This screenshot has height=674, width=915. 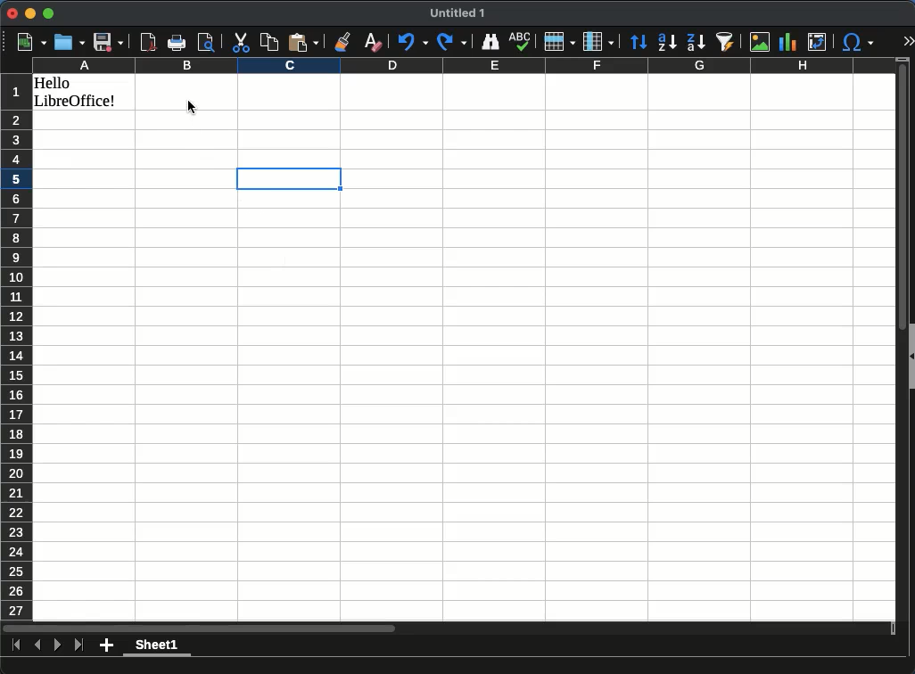 What do you see at coordinates (452, 40) in the screenshot?
I see `redo` at bounding box center [452, 40].